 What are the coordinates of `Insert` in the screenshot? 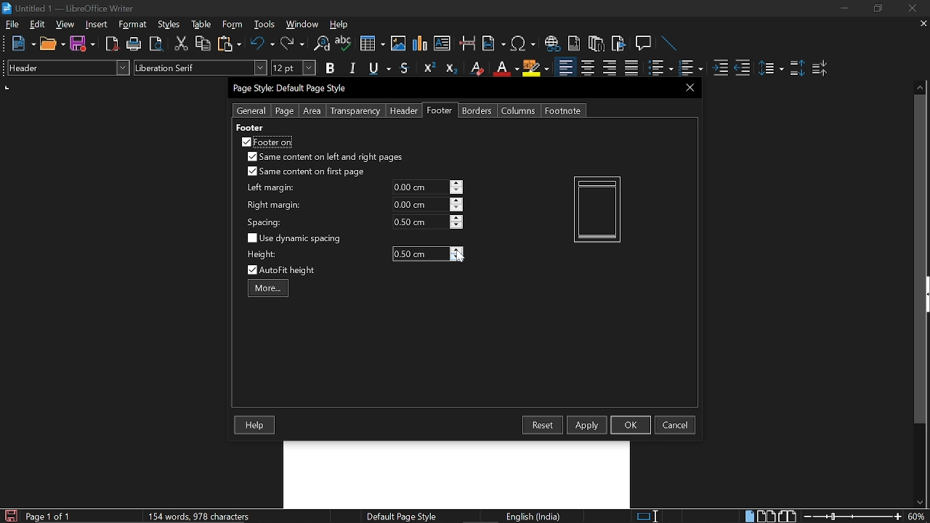 It's located at (100, 24).